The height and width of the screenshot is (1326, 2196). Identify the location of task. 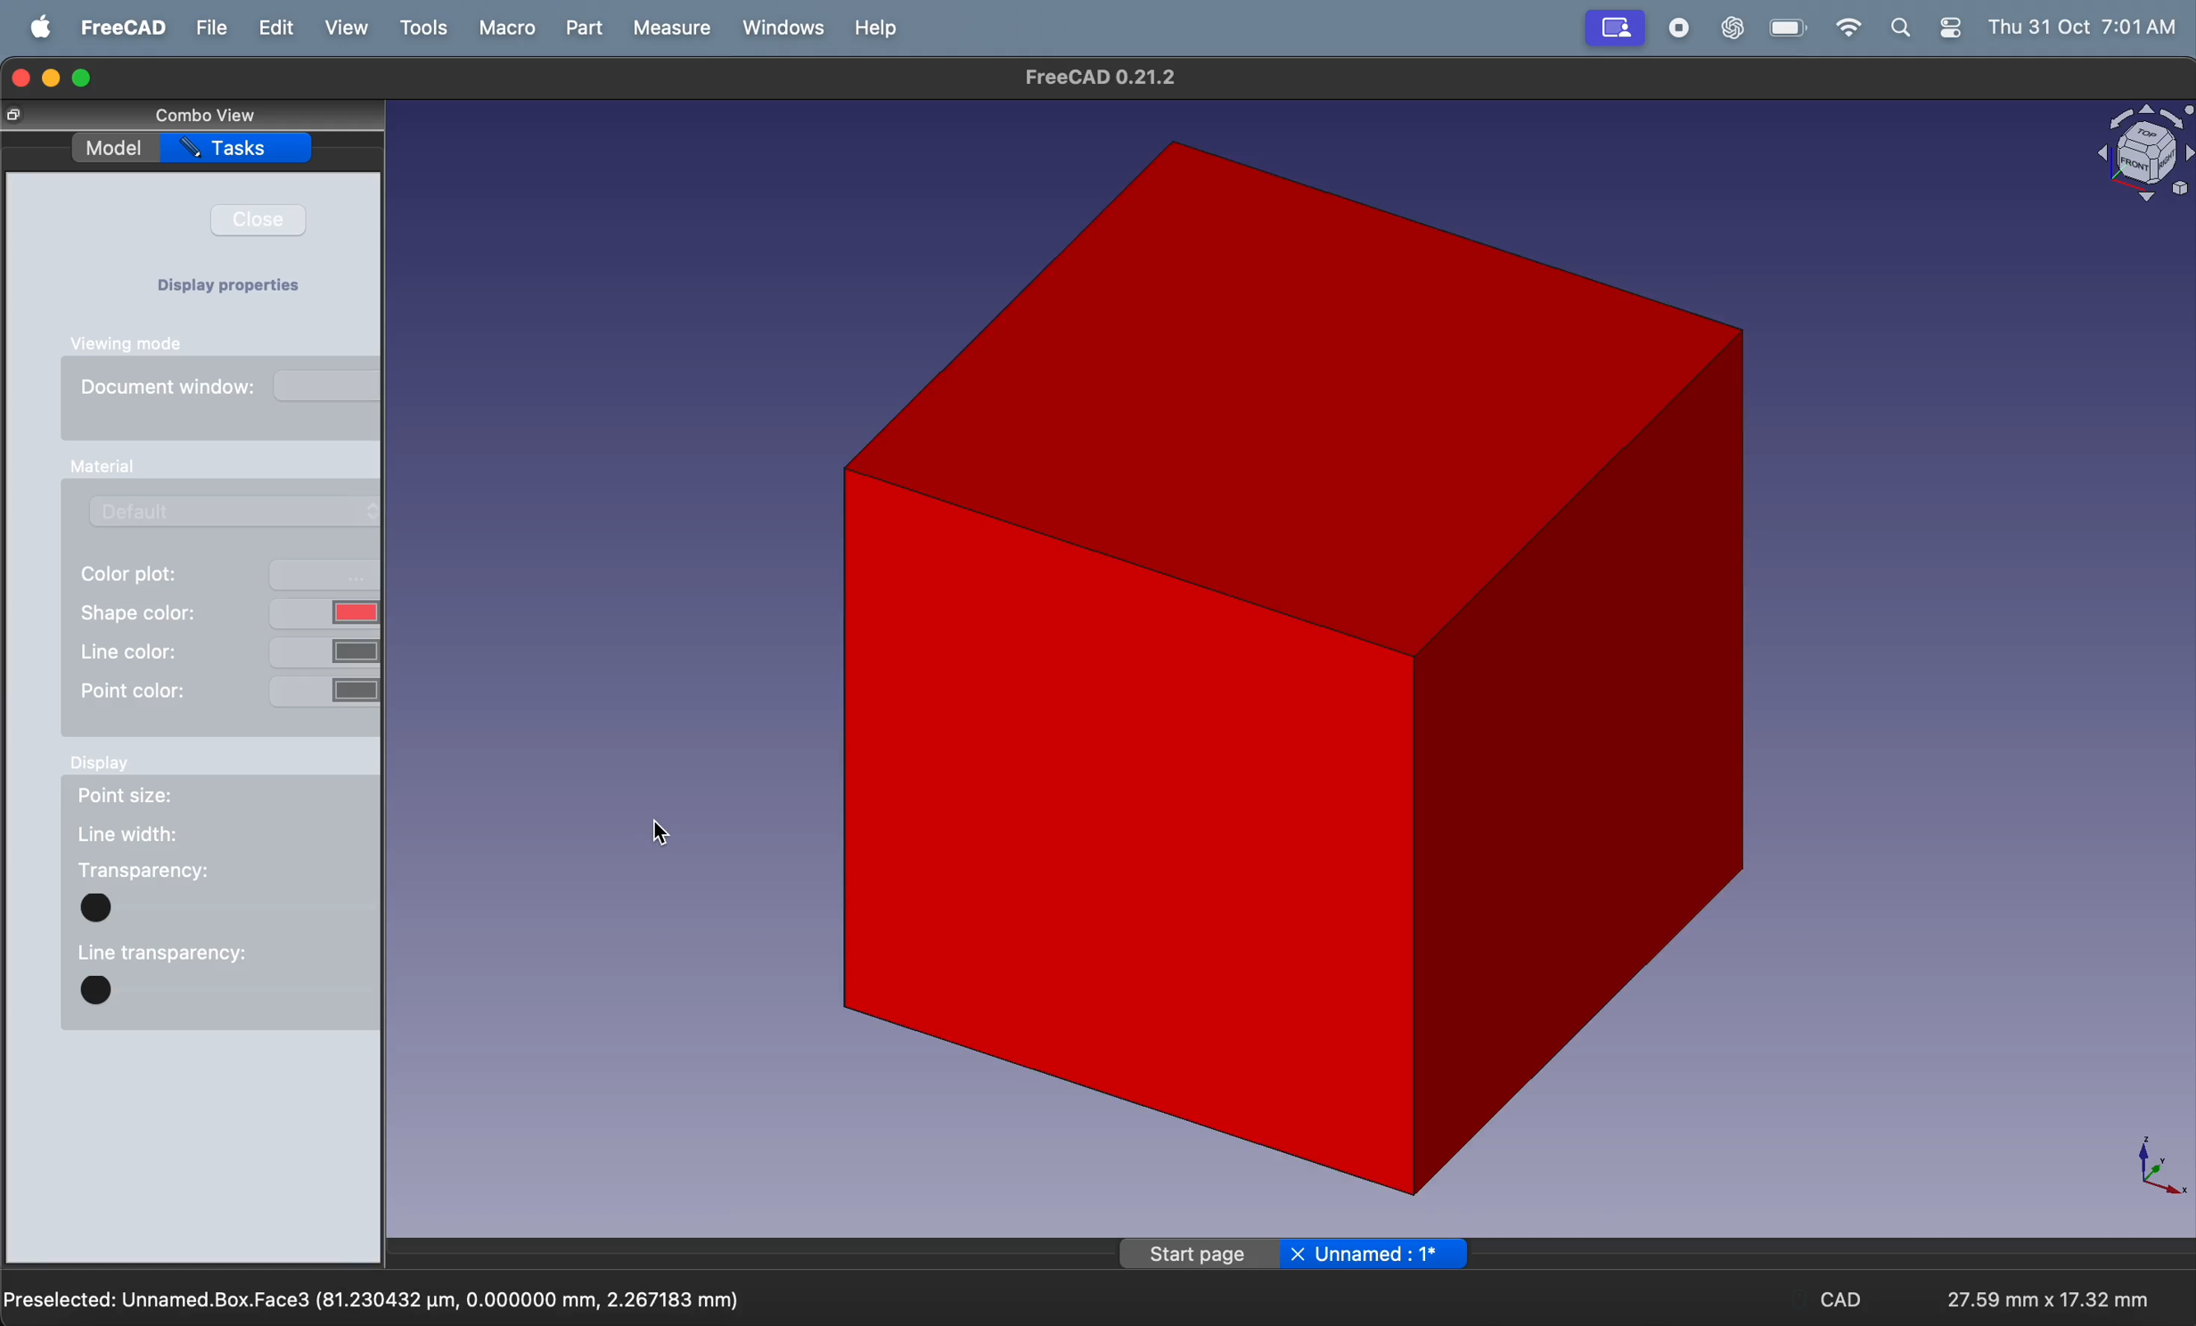
(238, 151).